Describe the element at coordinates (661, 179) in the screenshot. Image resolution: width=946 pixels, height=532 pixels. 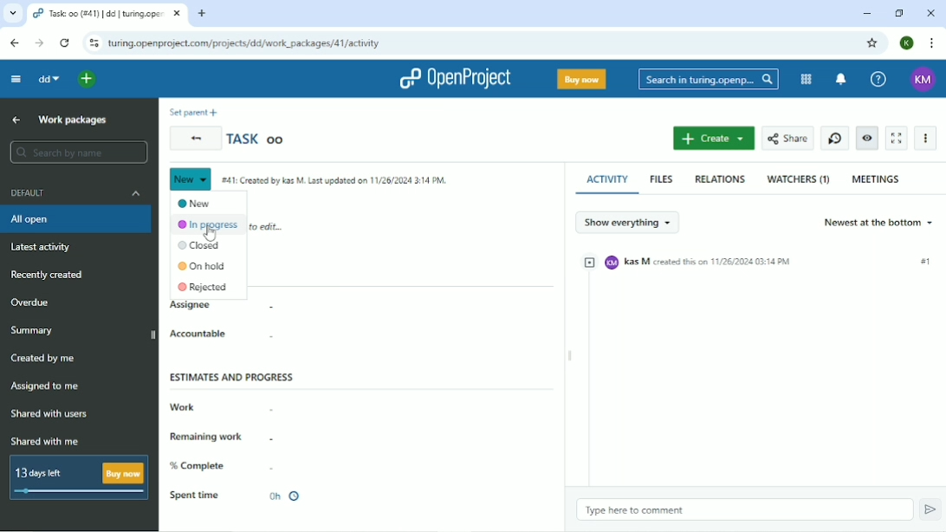
I see `FILES` at that location.